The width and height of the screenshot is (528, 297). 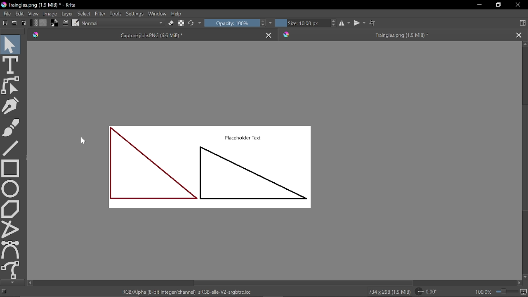 What do you see at coordinates (501, 291) in the screenshot?
I see `100.0%` at bounding box center [501, 291].